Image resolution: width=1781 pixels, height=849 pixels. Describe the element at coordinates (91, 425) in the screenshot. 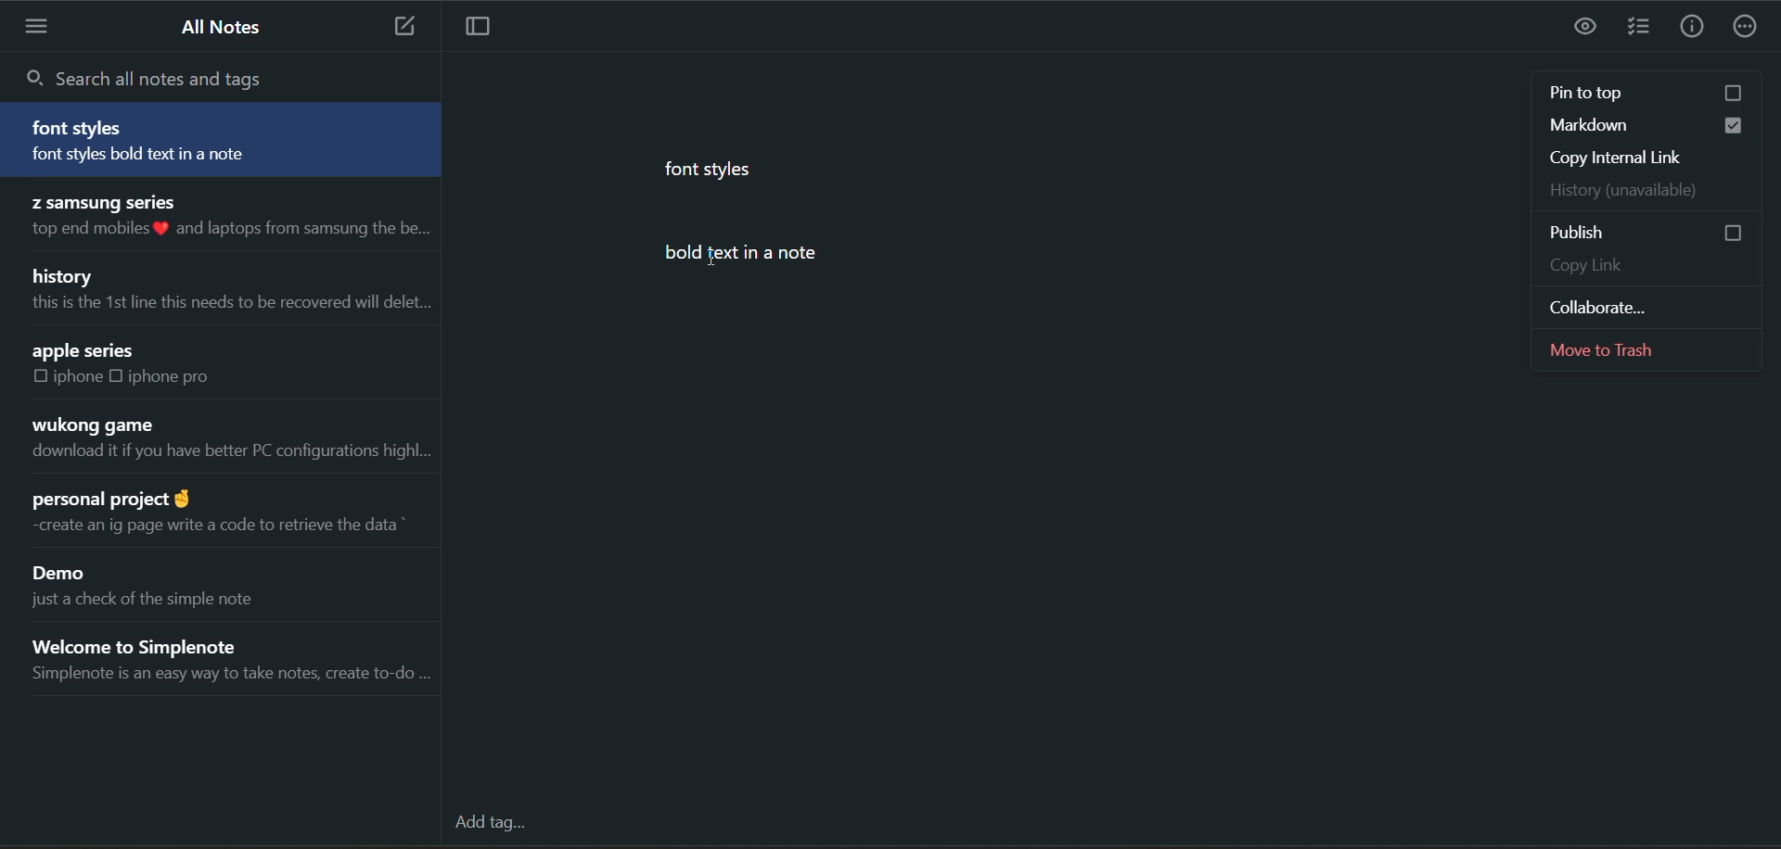

I see `wukong game` at that location.